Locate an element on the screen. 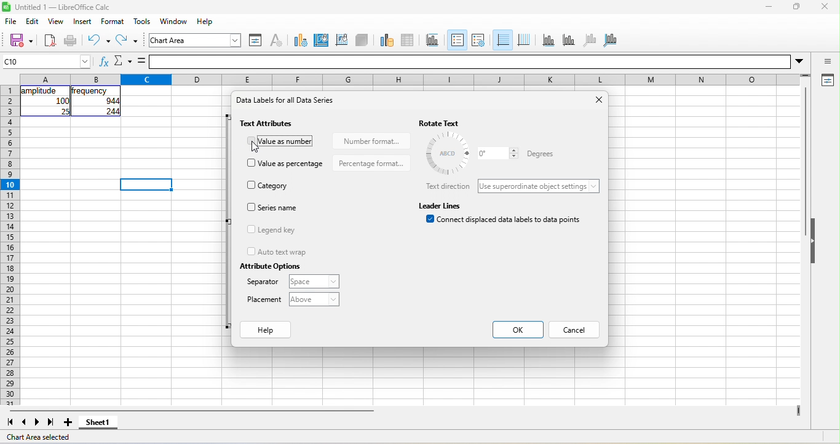  horizontal grids is located at coordinates (502, 41).